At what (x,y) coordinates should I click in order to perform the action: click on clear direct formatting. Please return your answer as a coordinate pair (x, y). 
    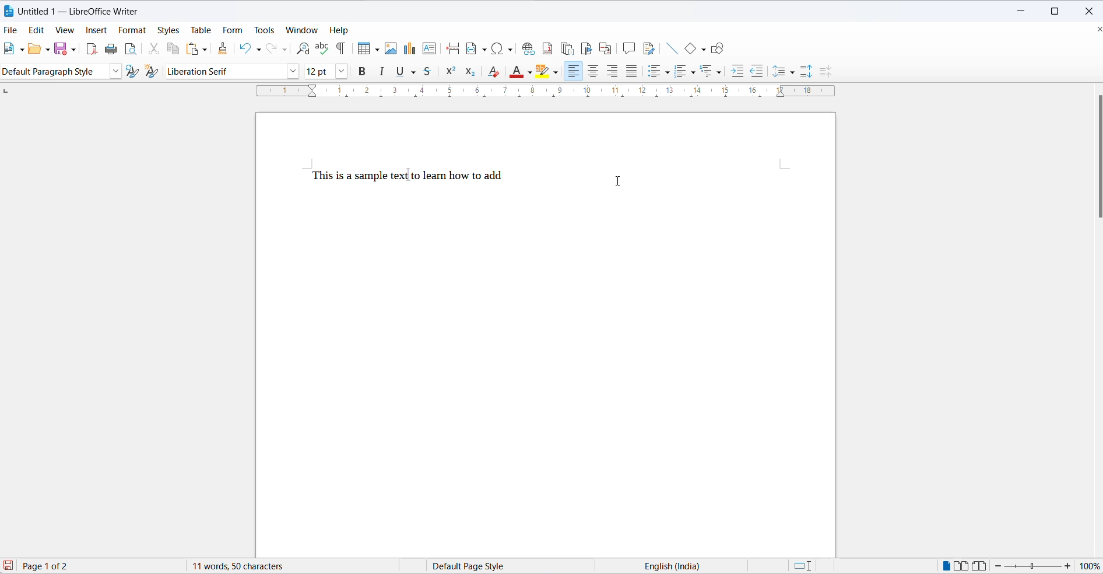
    Looking at the image, I should click on (493, 72).